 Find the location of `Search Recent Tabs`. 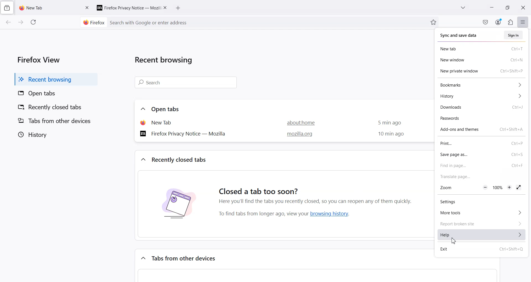

Search Recent Tabs is located at coordinates (187, 83).